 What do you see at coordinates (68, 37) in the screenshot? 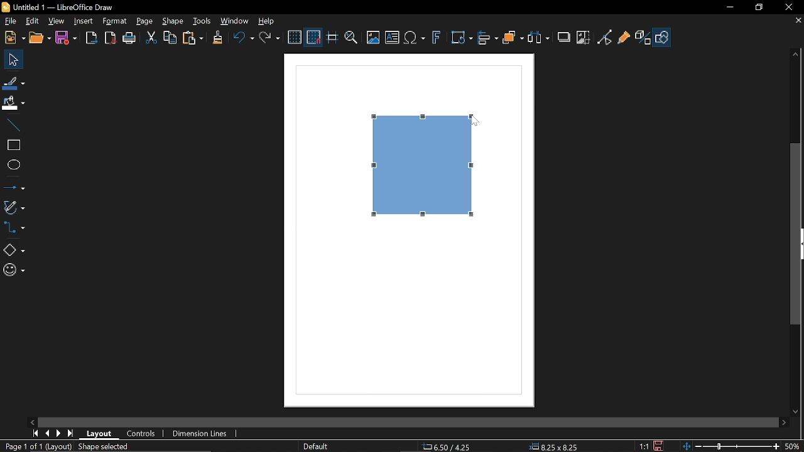
I see `Save` at bounding box center [68, 37].